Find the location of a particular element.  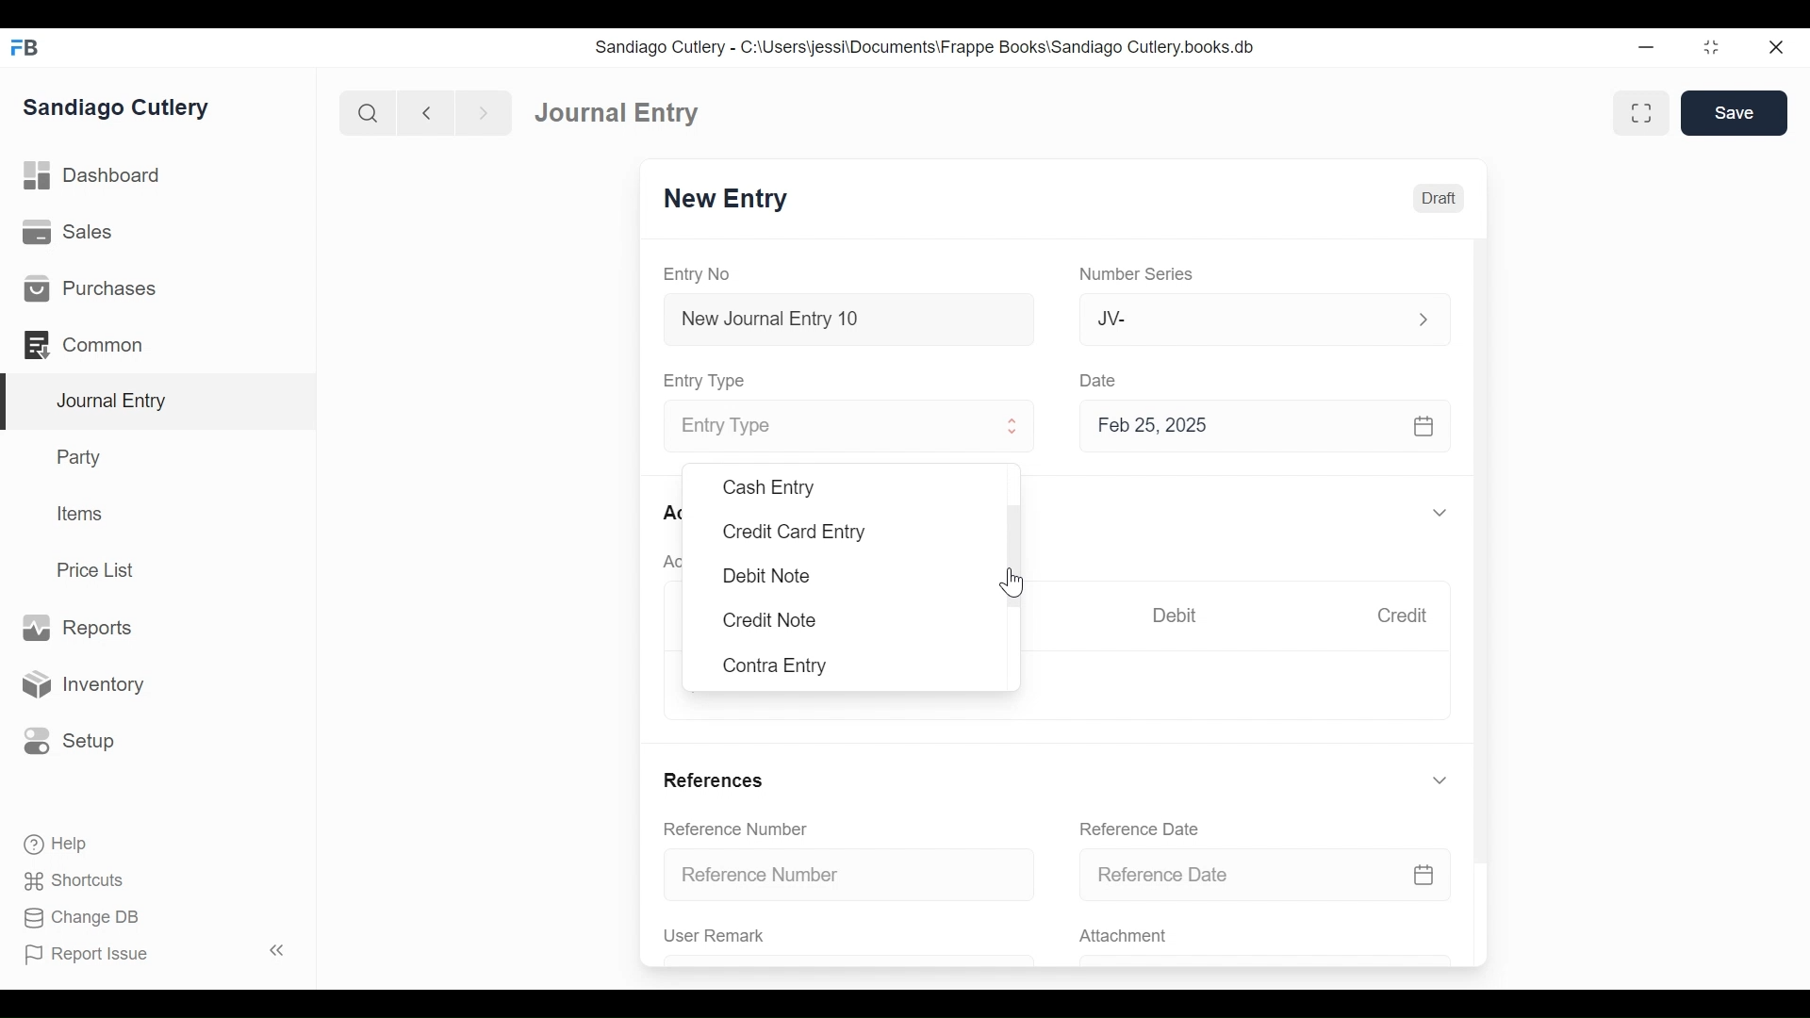

Navigate Back is located at coordinates (427, 113).